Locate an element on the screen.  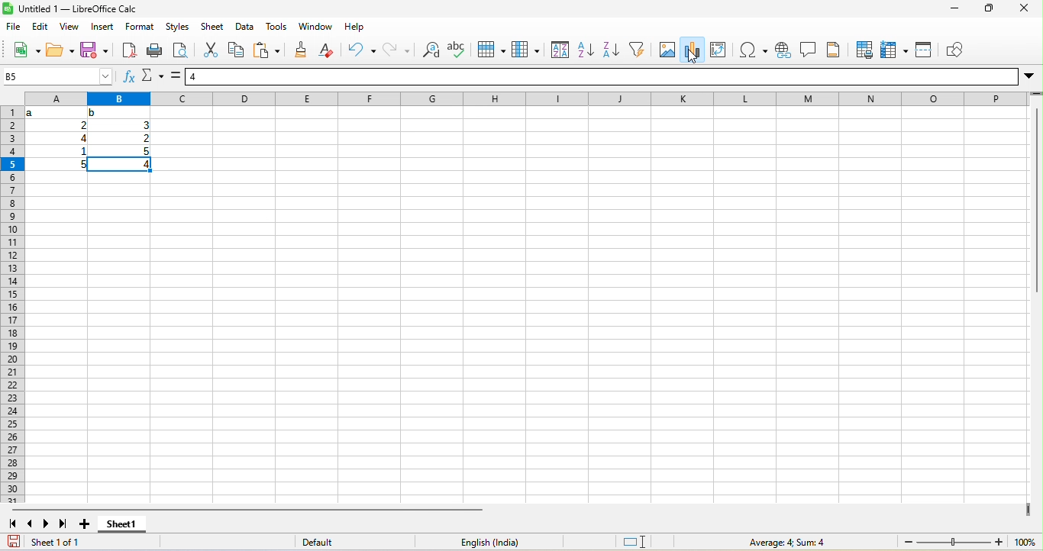
click to save the document is located at coordinates (14, 542).